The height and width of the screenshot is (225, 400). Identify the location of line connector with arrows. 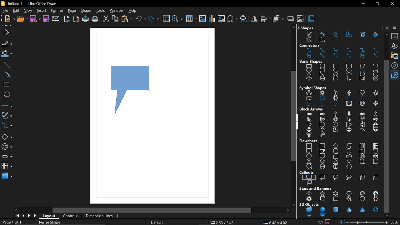
(375, 56).